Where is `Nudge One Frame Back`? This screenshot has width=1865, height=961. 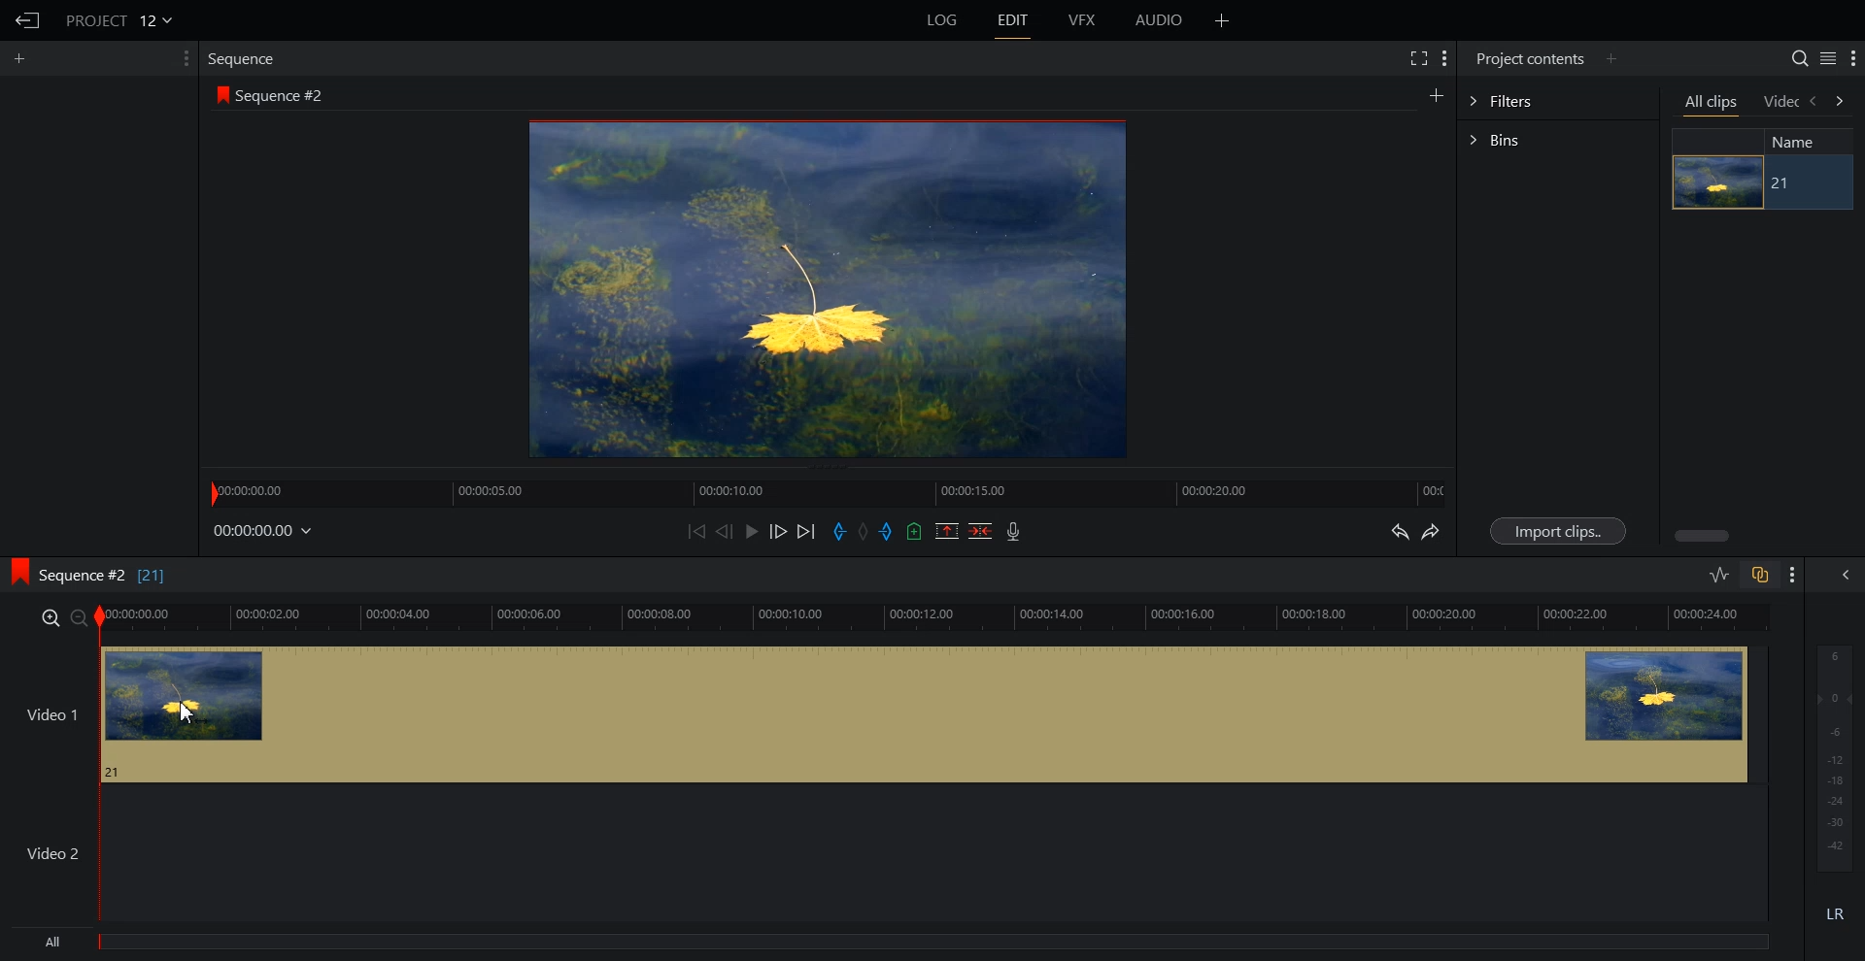 Nudge One Frame Back is located at coordinates (726, 531).